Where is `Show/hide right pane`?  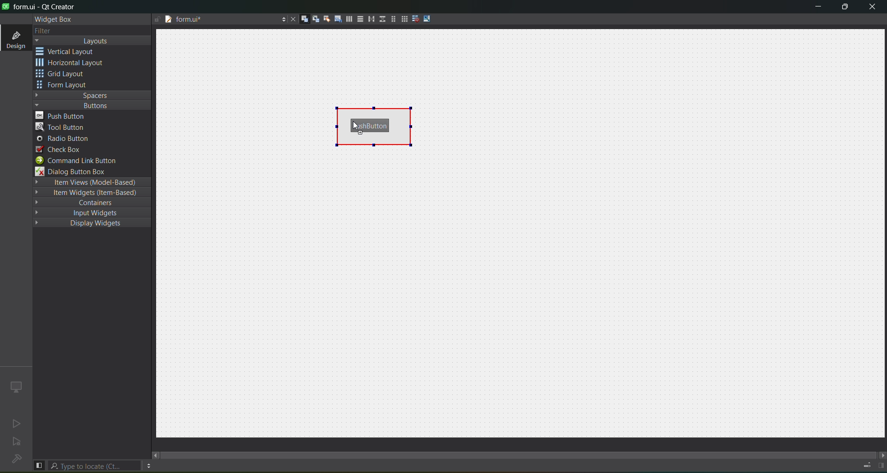
Show/hide right pane is located at coordinates (880, 466).